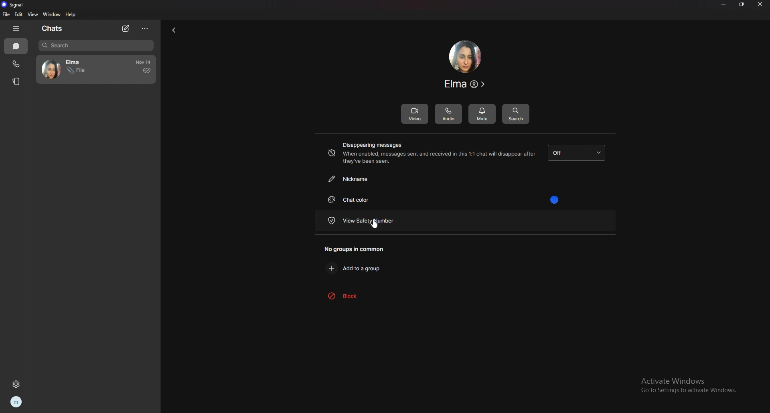 Image resolution: width=770 pixels, height=413 pixels. Describe the element at coordinates (145, 28) in the screenshot. I see `options` at that location.